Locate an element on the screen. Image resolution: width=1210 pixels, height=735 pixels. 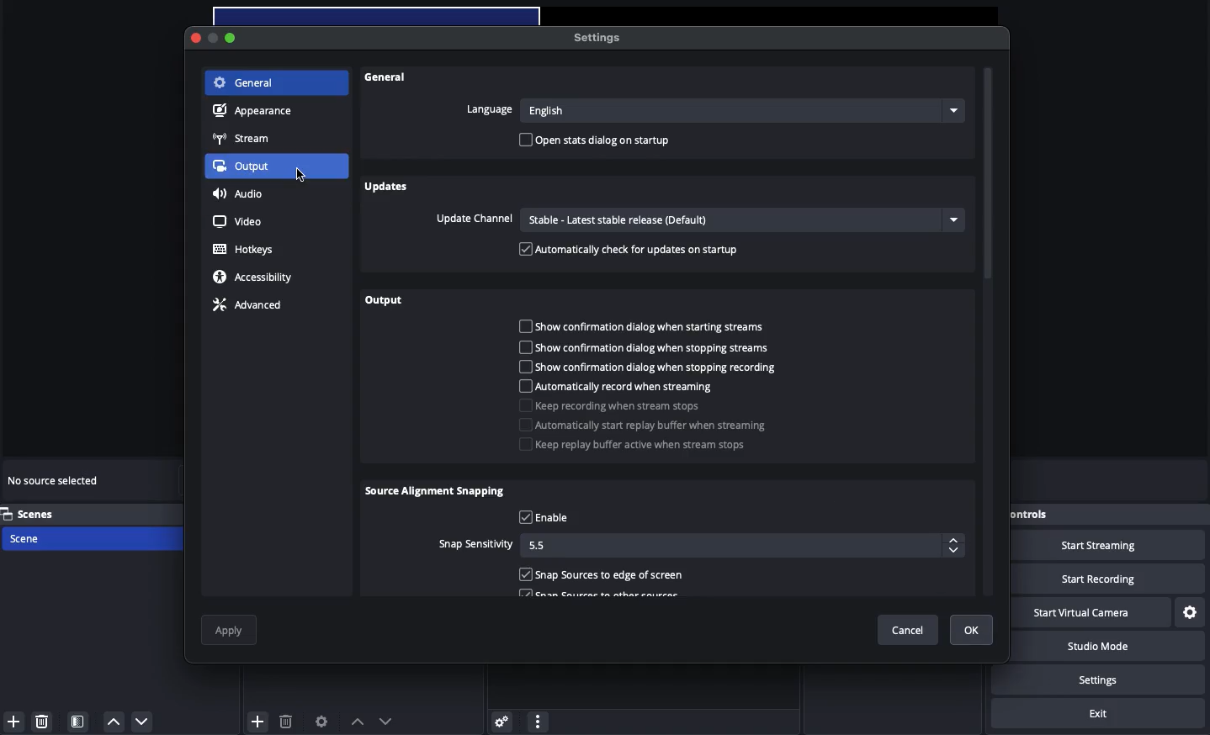
Start recording is located at coordinates (1096, 579).